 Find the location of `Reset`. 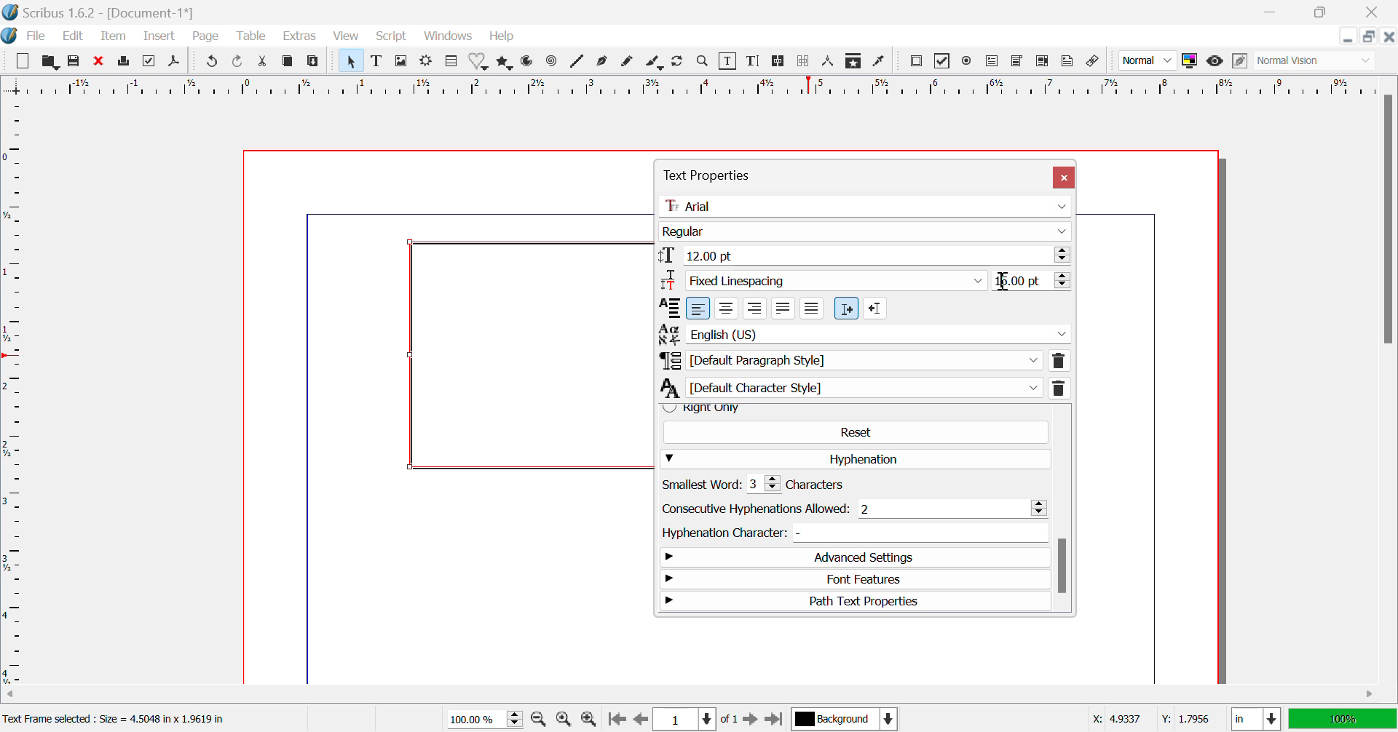

Reset is located at coordinates (856, 431).